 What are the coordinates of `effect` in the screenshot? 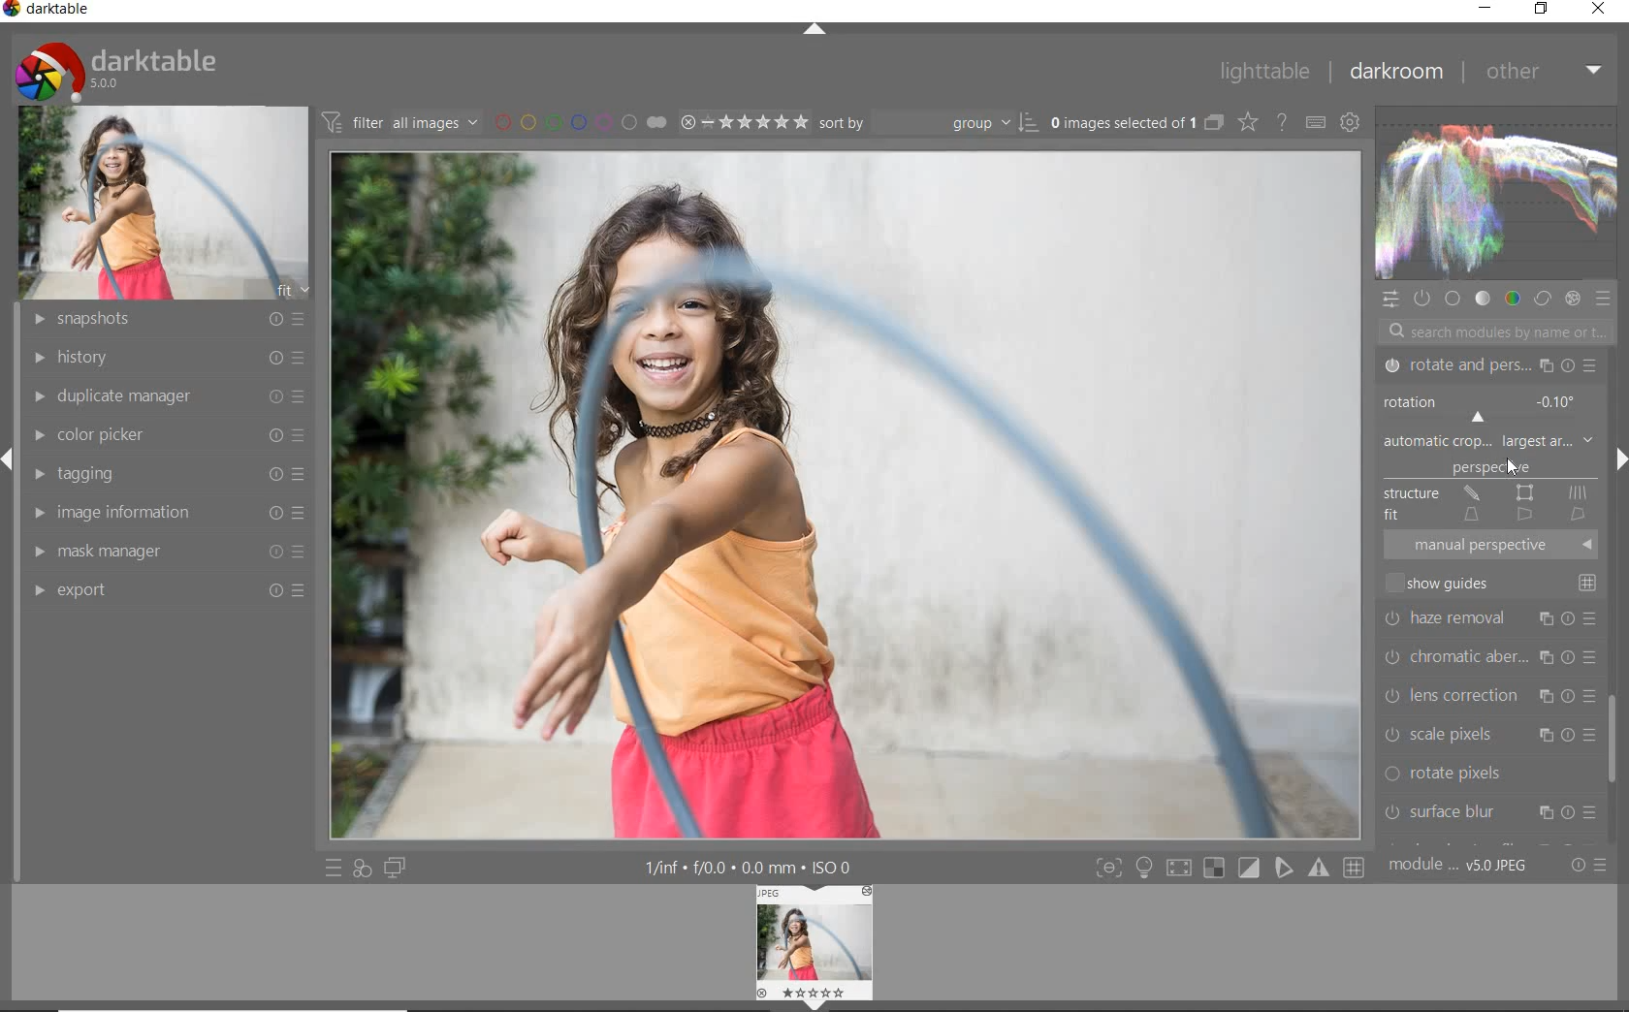 It's located at (1575, 300).